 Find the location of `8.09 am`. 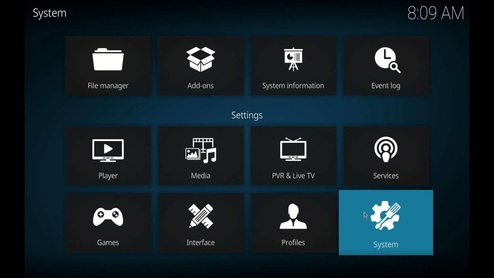

8.09 am is located at coordinates (436, 13).